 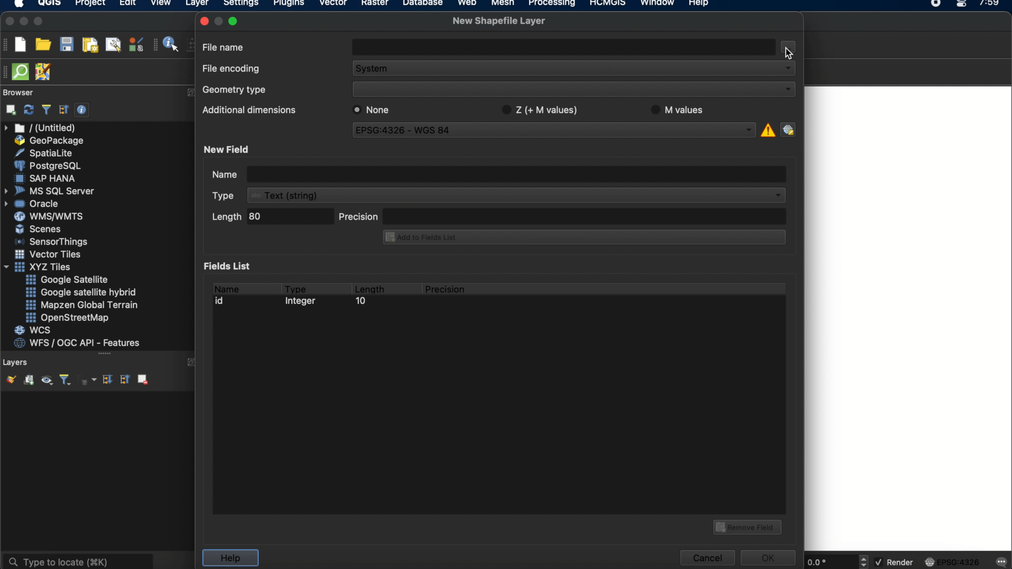 I want to click on vector files, so click(x=49, y=254).